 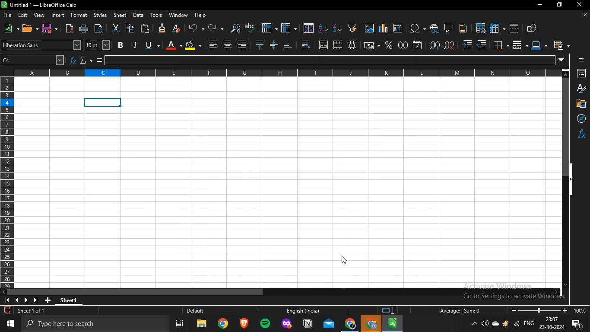 I want to click on view, so click(x=39, y=15).